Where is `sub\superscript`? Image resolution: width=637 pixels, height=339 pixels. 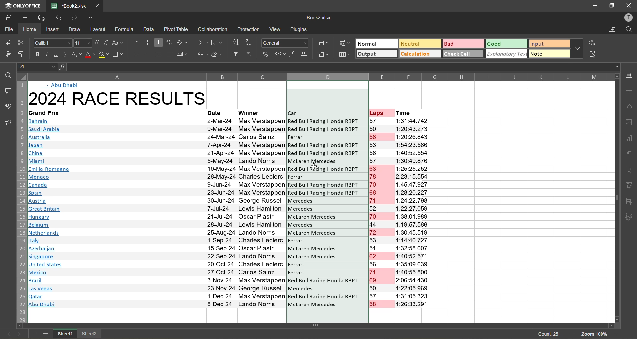 sub\superscript is located at coordinates (77, 54).